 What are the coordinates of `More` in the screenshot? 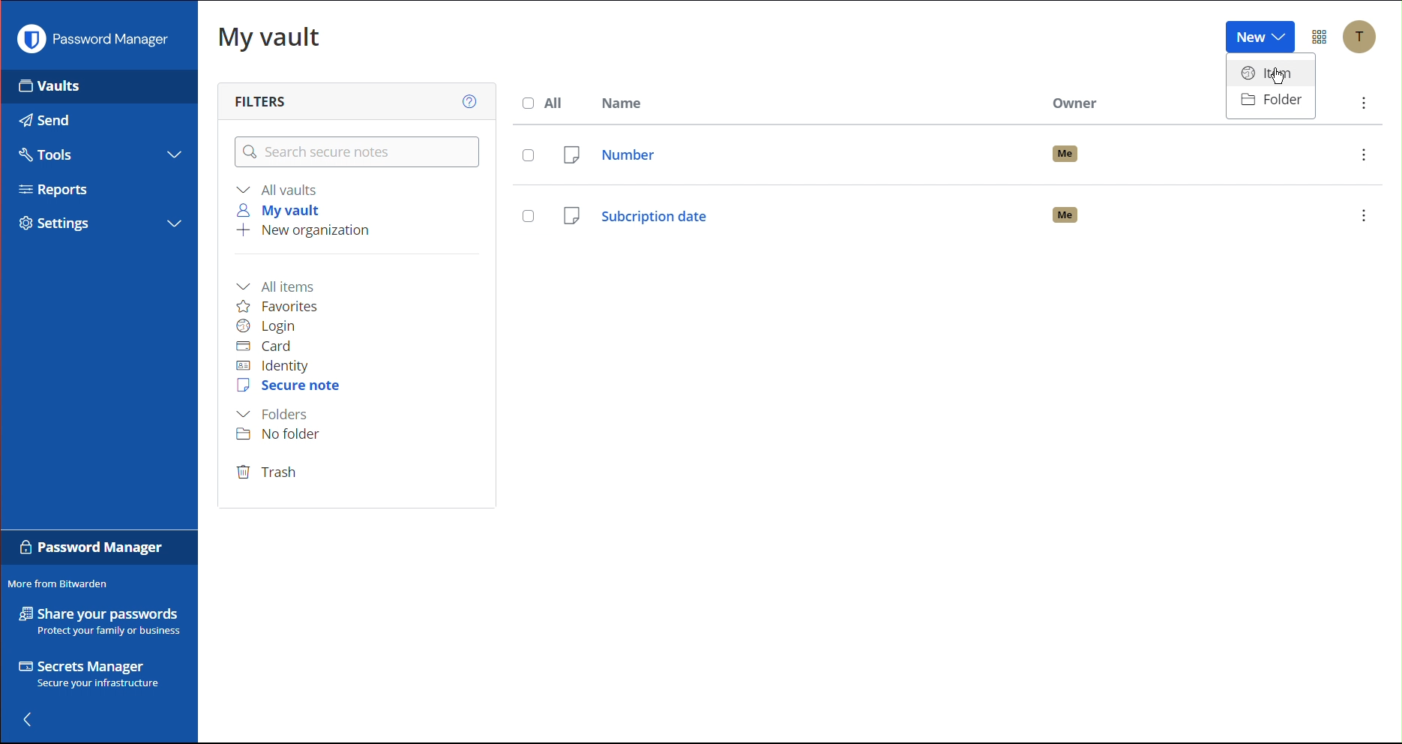 It's located at (1362, 104).